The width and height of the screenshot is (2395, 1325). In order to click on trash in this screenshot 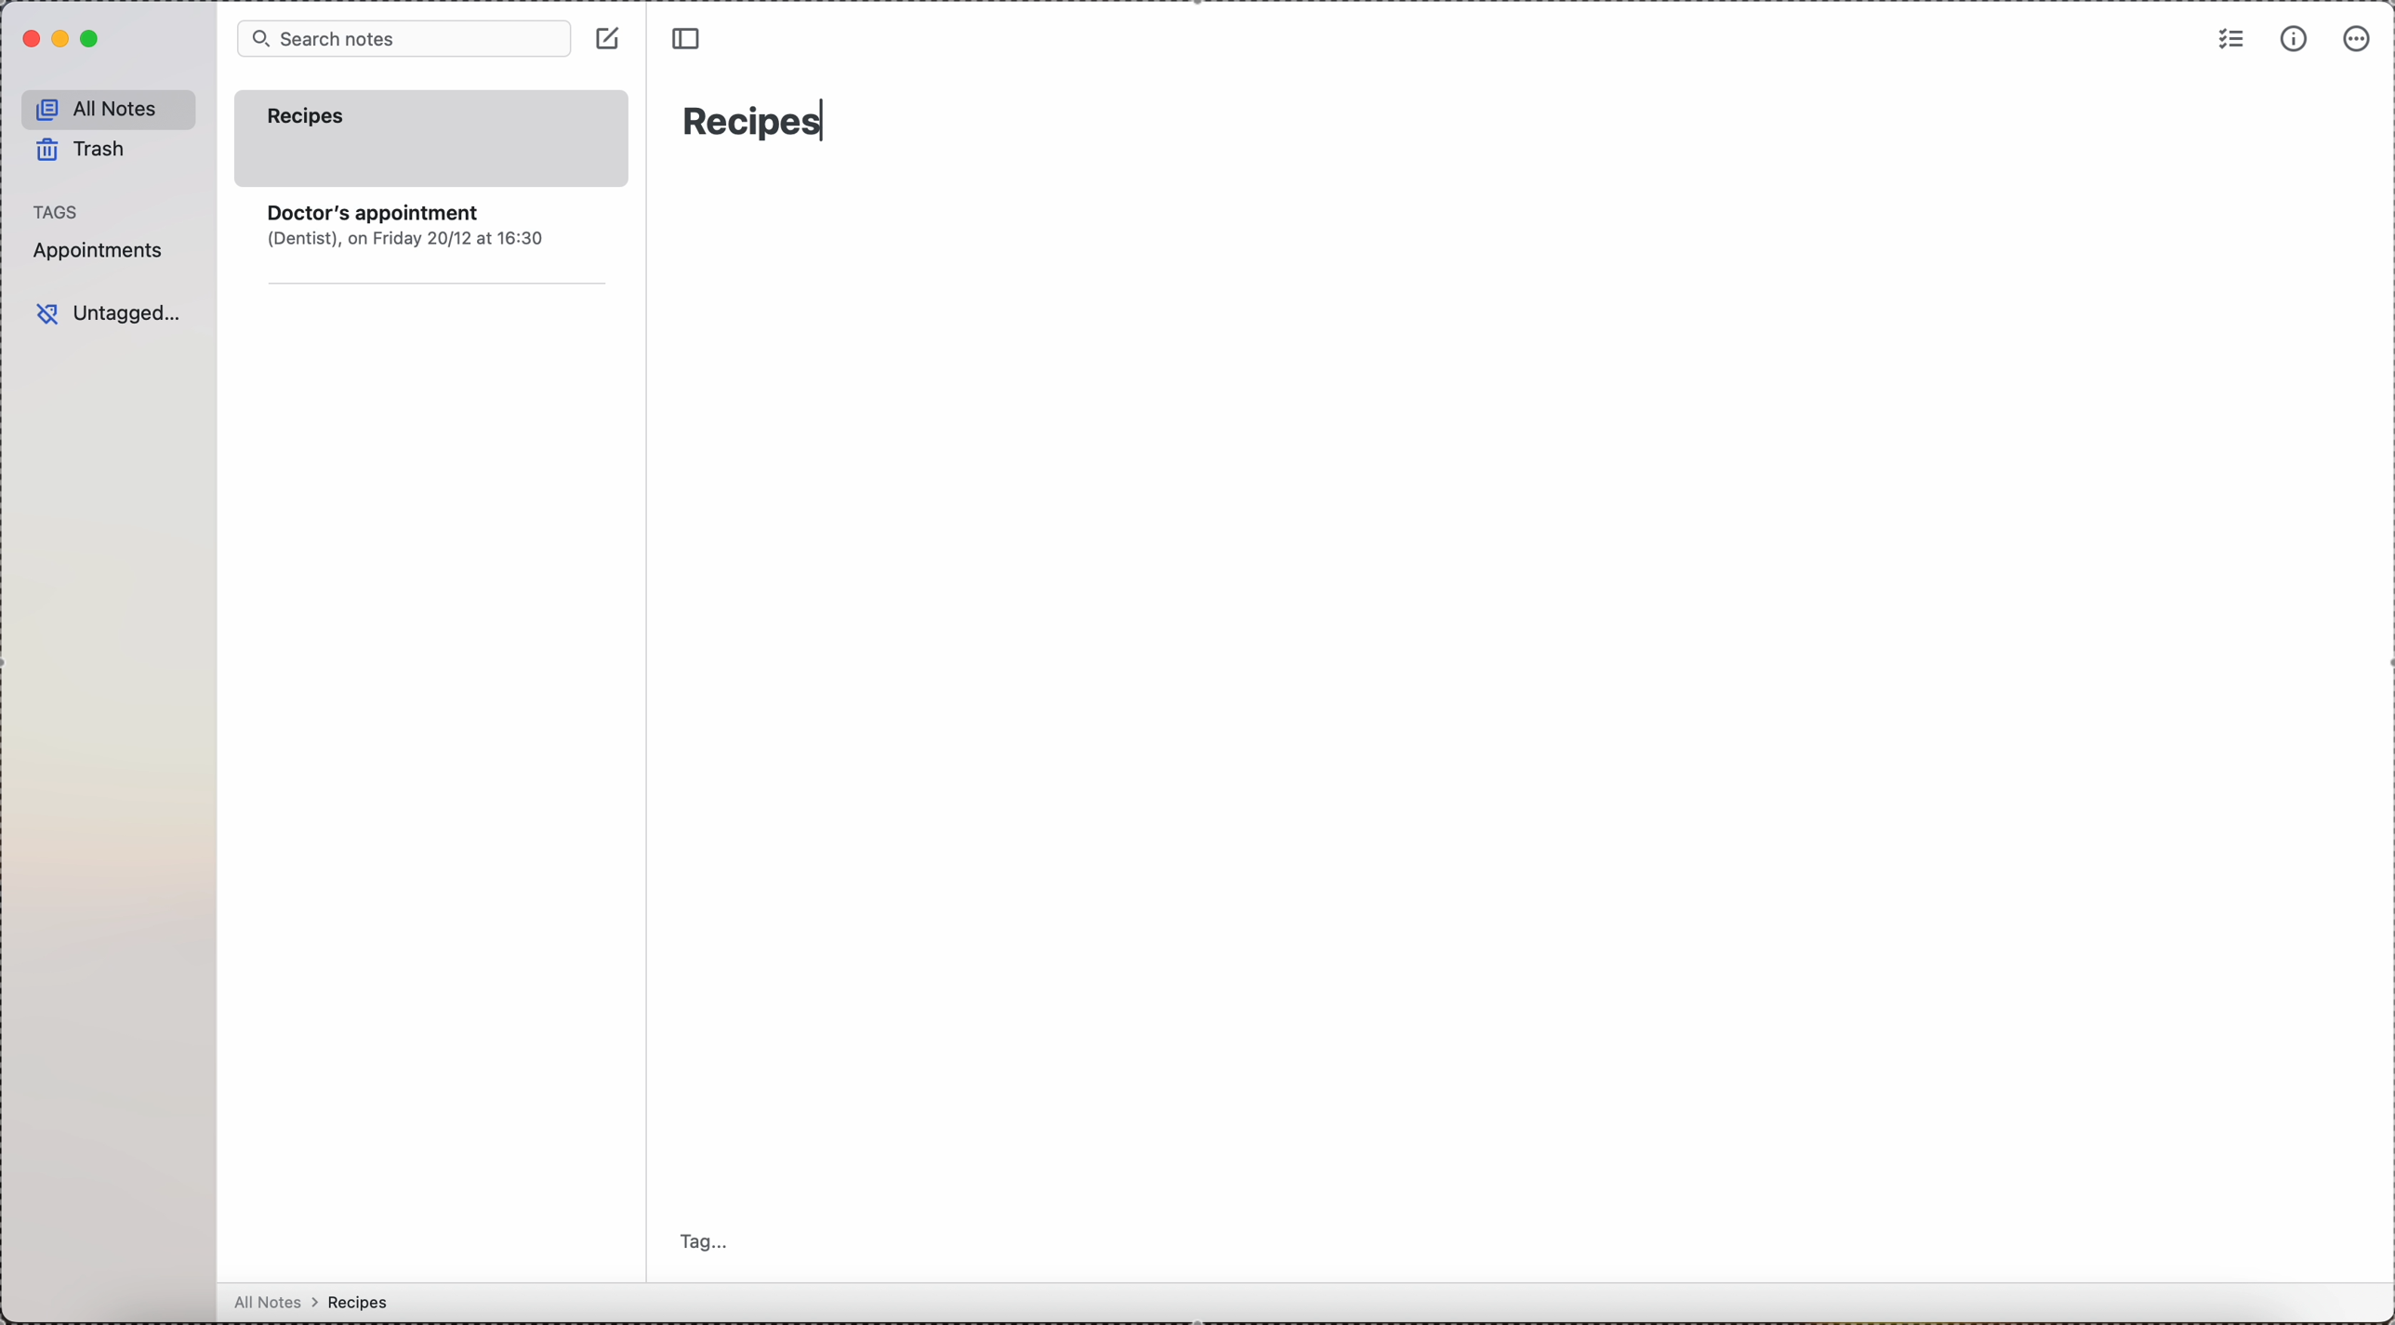, I will do `click(91, 148)`.